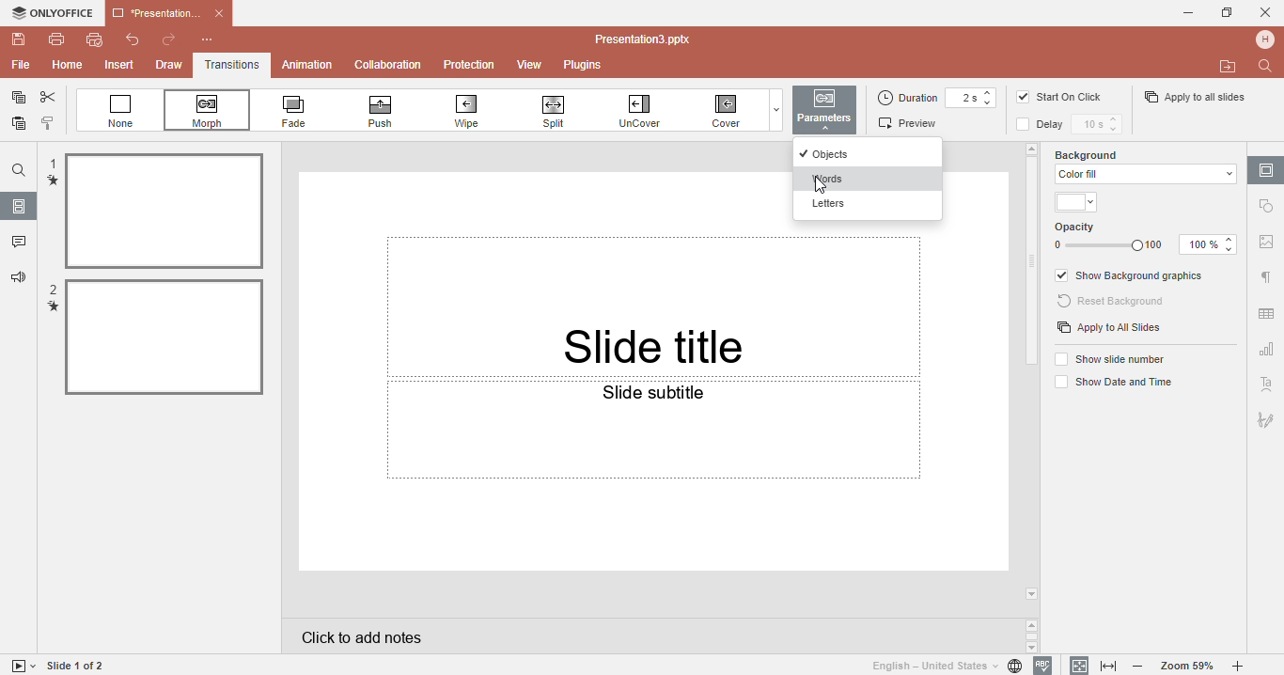 The width and height of the screenshot is (1284, 675). I want to click on Fit to slidee, so click(1075, 665).